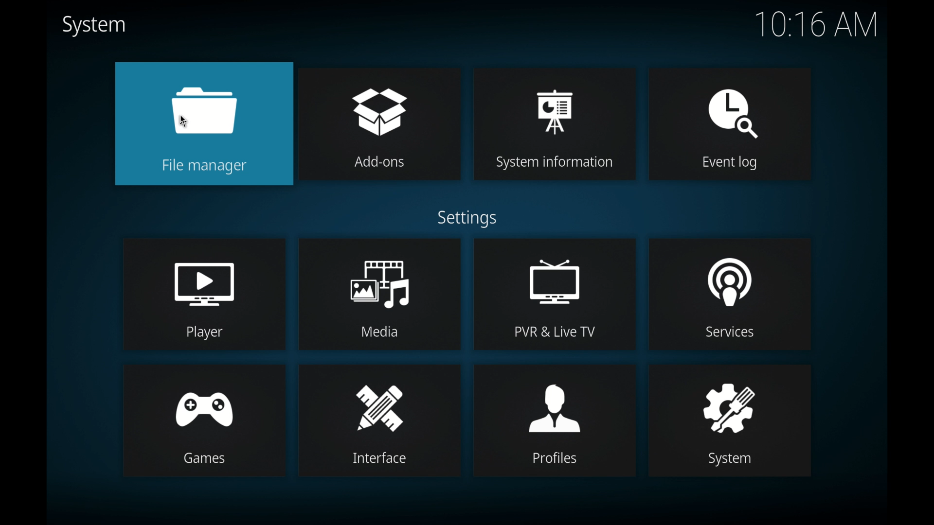 The height and width of the screenshot is (525, 934). What do you see at coordinates (732, 124) in the screenshot?
I see `event log` at bounding box center [732, 124].